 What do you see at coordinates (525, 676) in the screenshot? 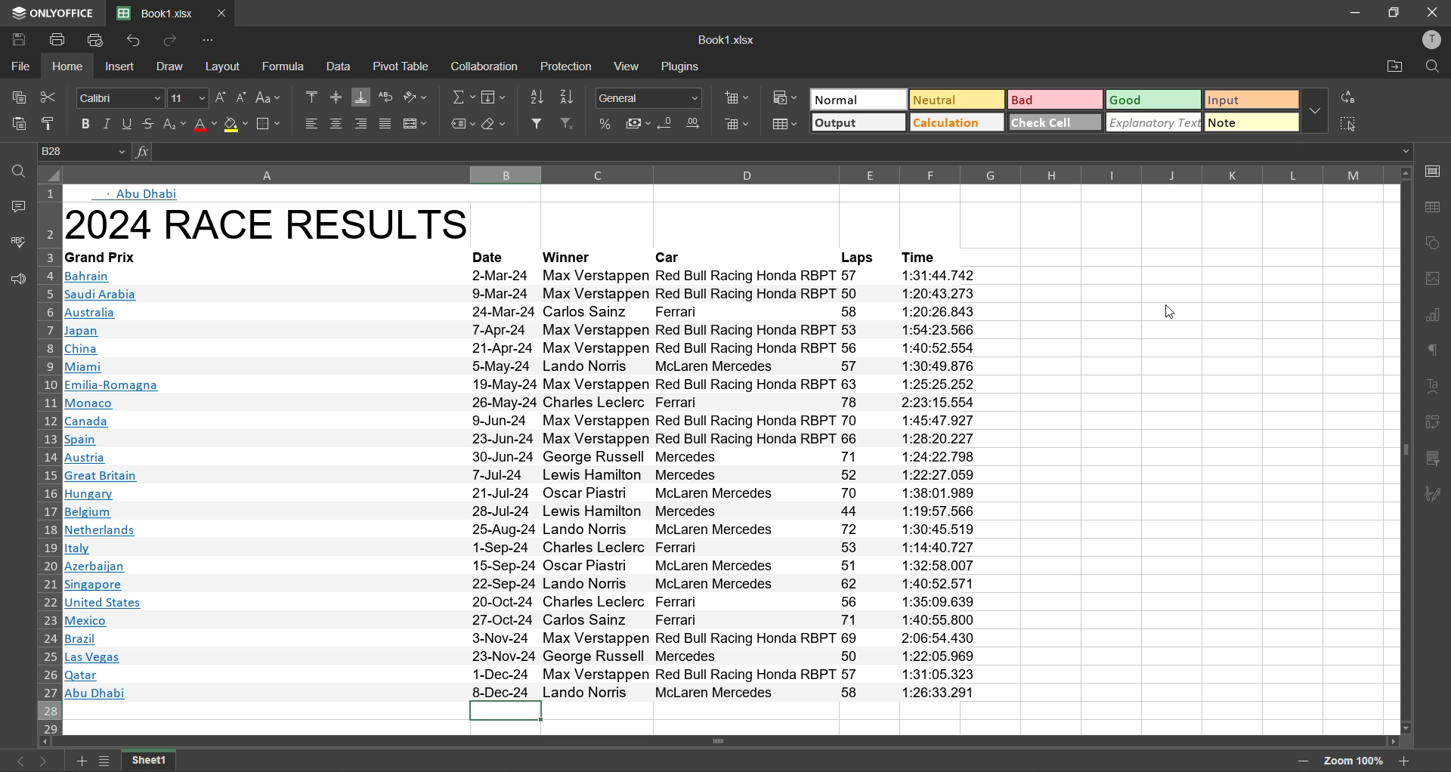
I see `qatar 1-Dec-24 Max Verstappen Red Bull Racing Honda RBPT 57 1:31:05.323` at bounding box center [525, 676].